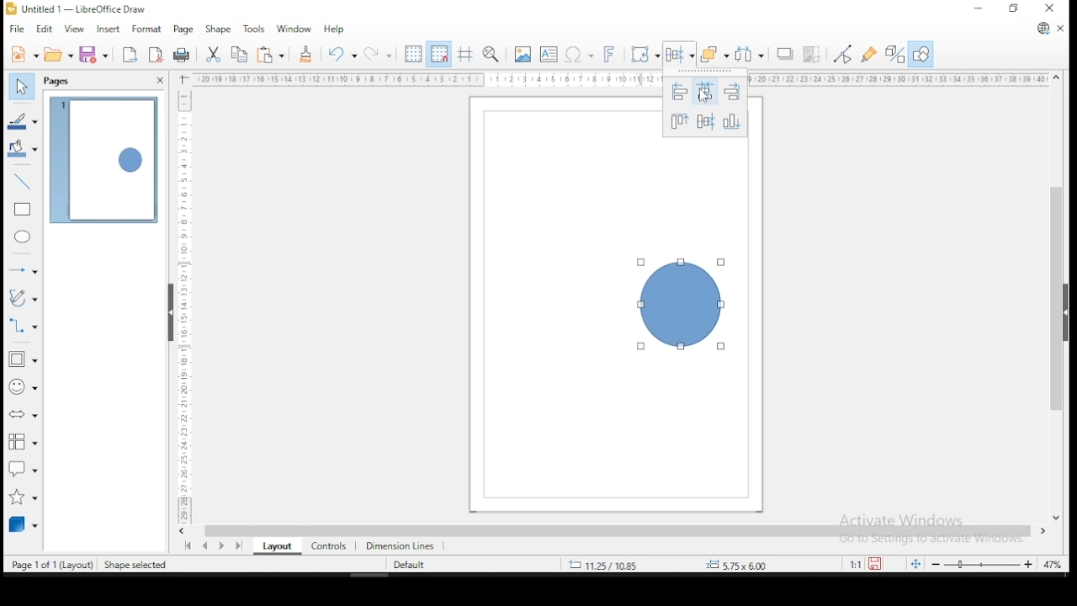  What do you see at coordinates (137, 566) in the screenshot?
I see `shape selected` at bounding box center [137, 566].